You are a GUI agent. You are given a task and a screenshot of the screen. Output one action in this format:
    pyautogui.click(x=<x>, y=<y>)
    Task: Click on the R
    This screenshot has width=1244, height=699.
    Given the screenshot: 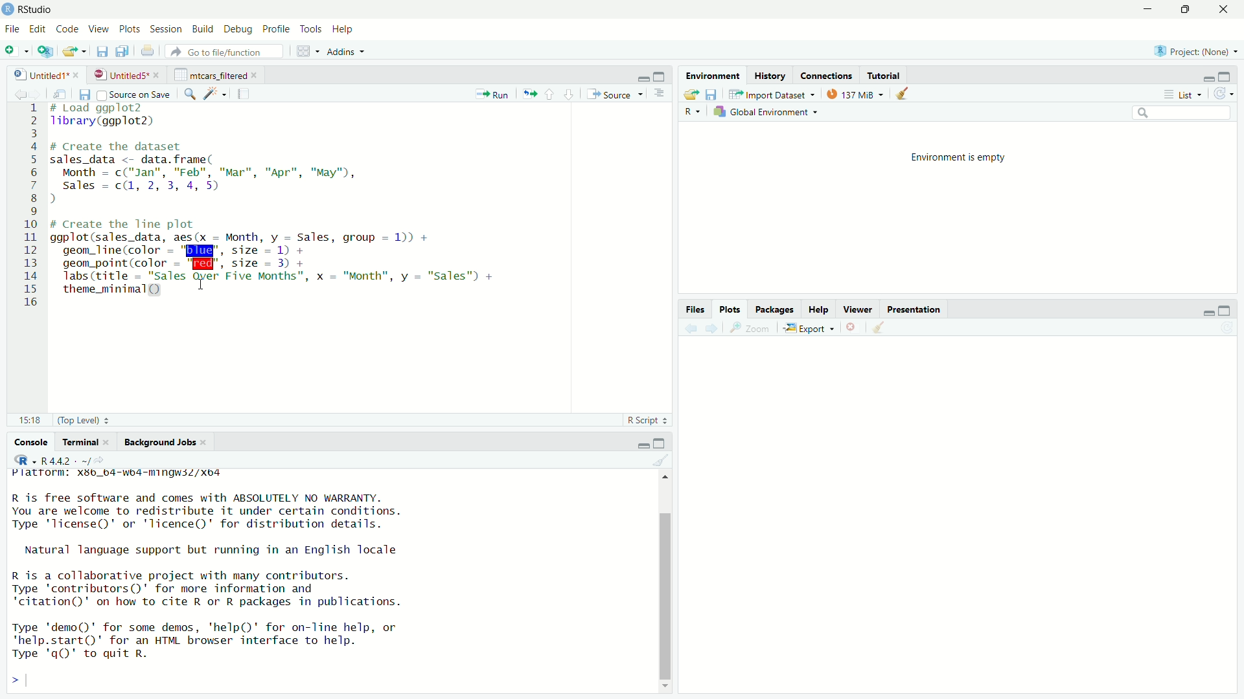 What is the action you would take?
    pyautogui.click(x=25, y=460)
    